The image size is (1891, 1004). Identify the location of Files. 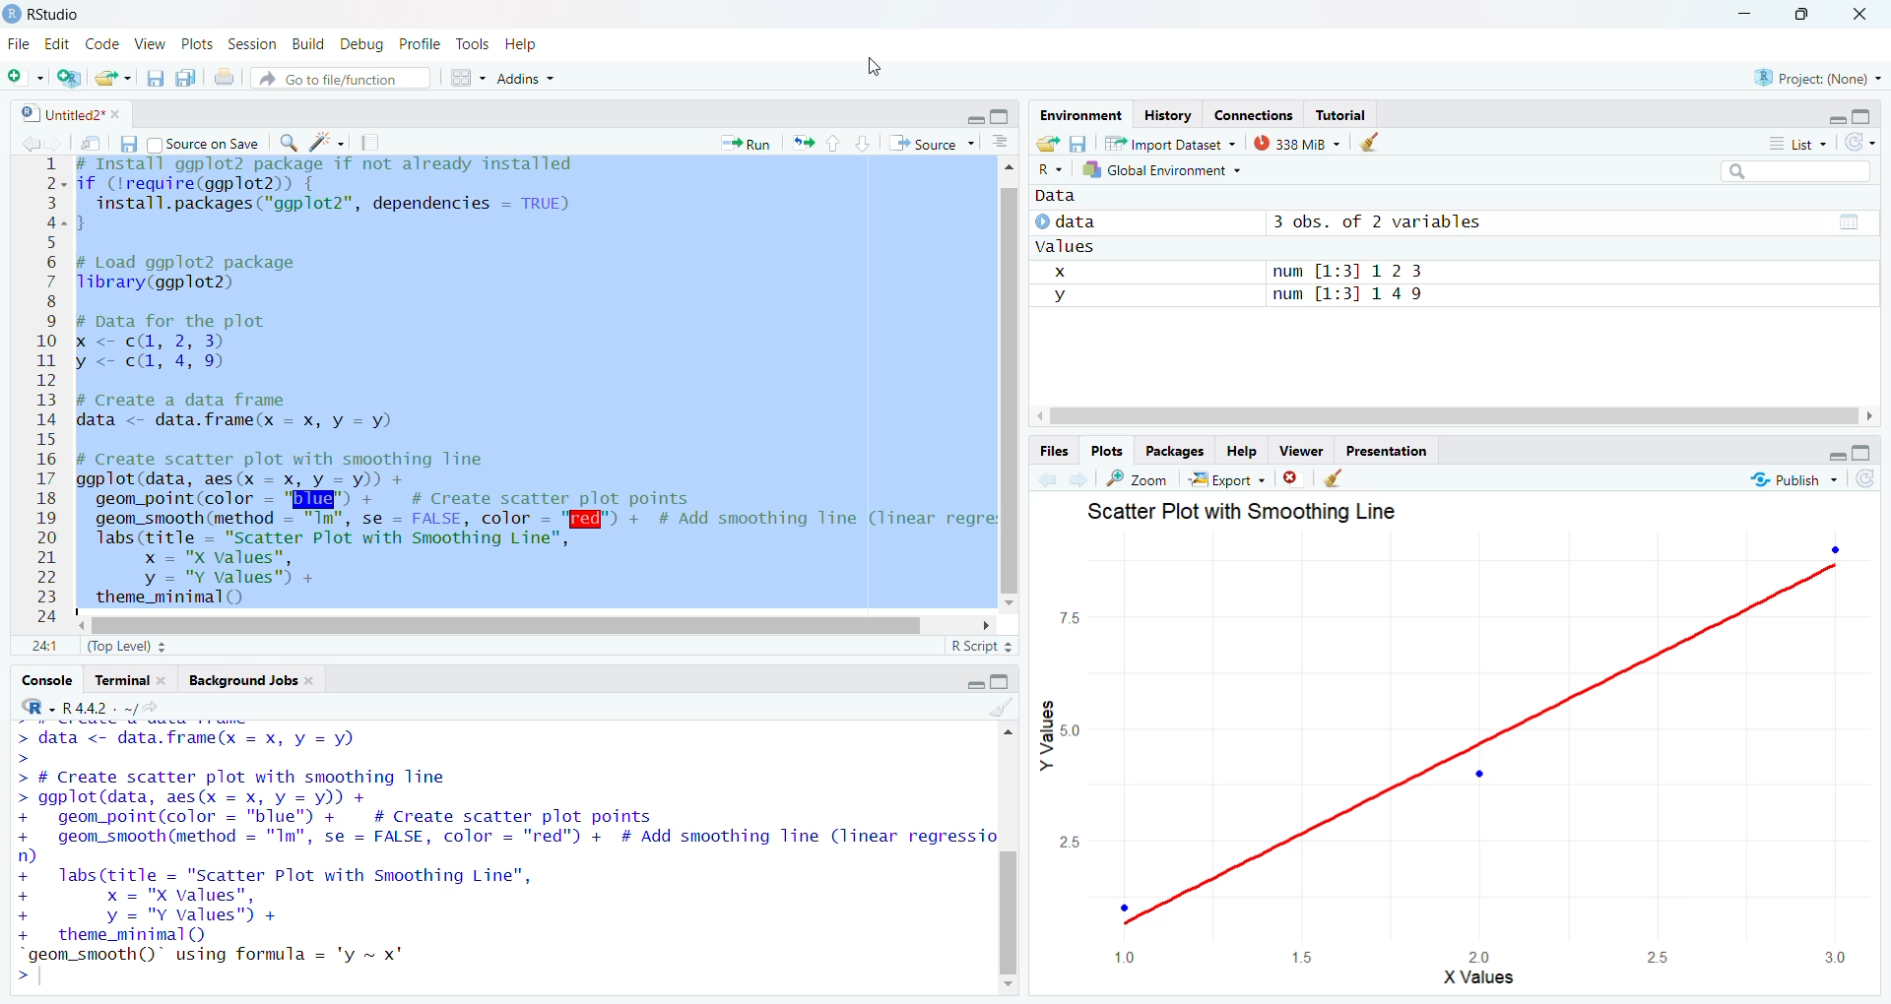
(1051, 451).